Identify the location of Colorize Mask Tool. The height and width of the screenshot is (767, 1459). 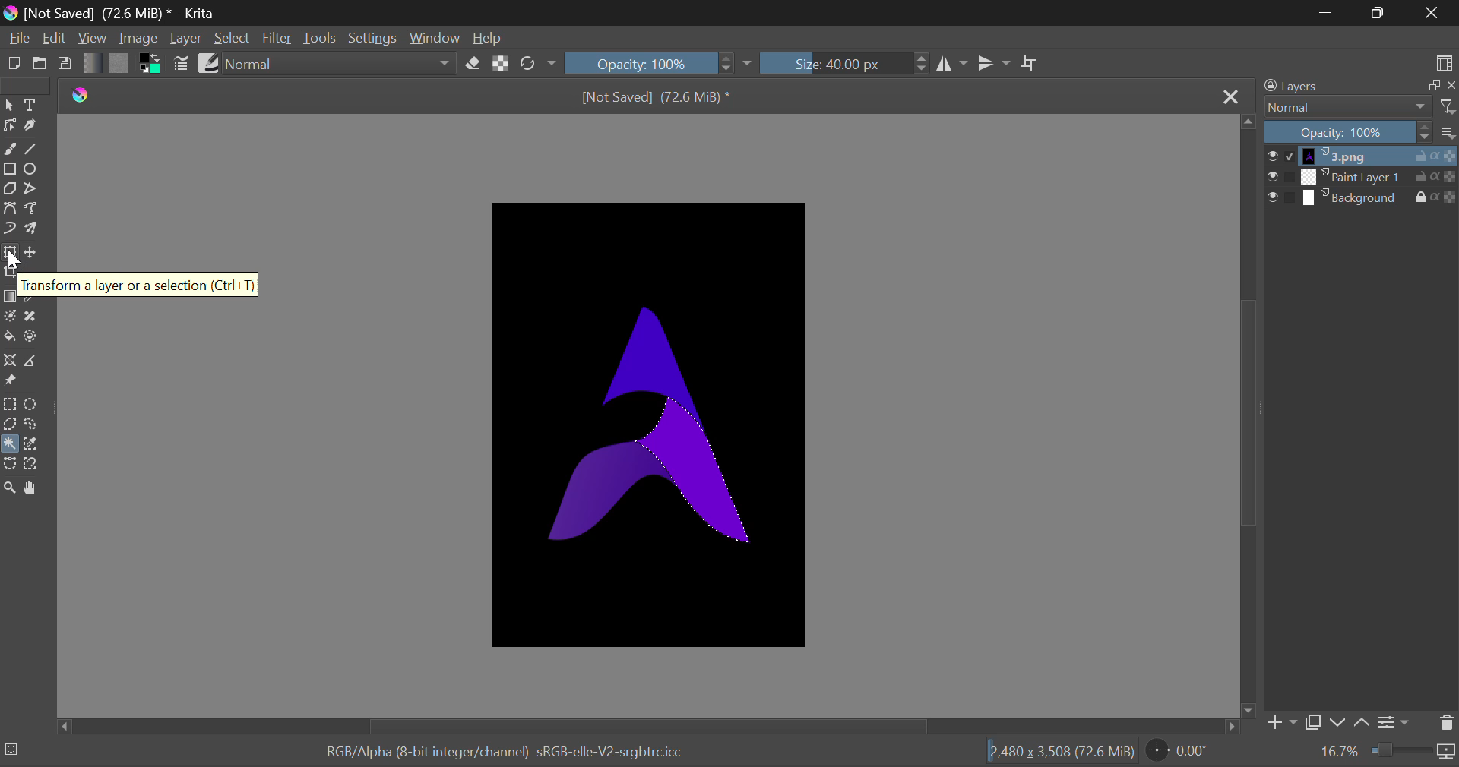
(11, 317).